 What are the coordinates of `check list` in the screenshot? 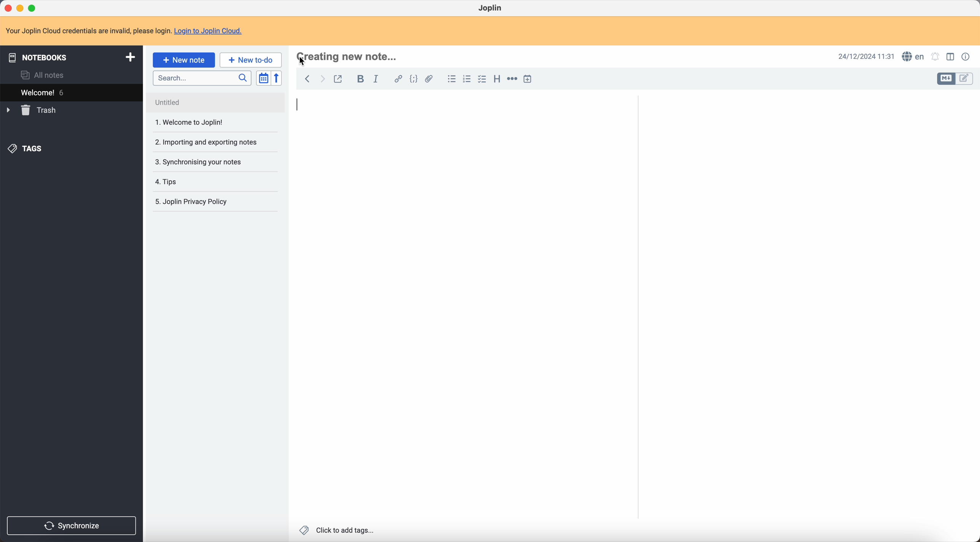 It's located at (482, 79).